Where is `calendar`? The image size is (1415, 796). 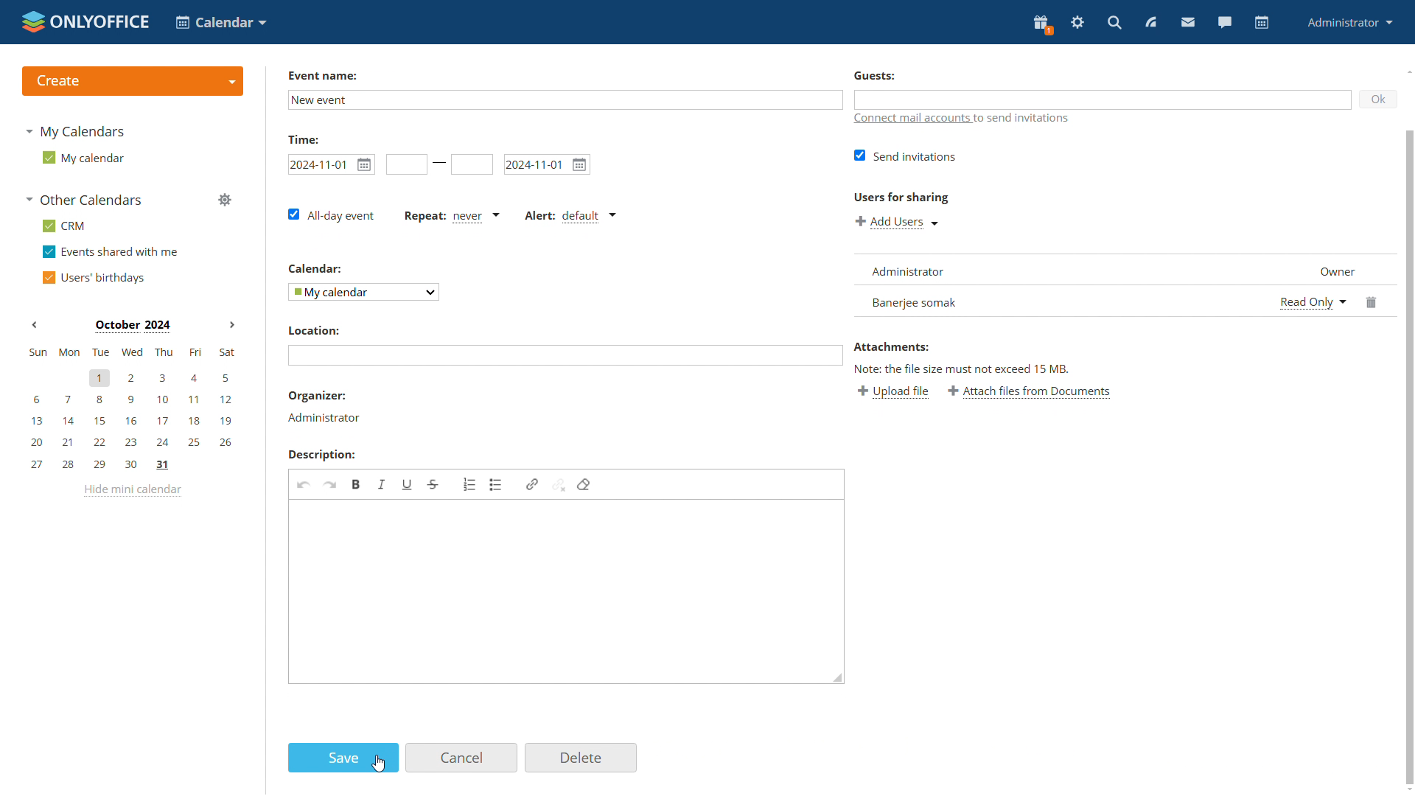
calendar is located at coordinates (1262, 23).